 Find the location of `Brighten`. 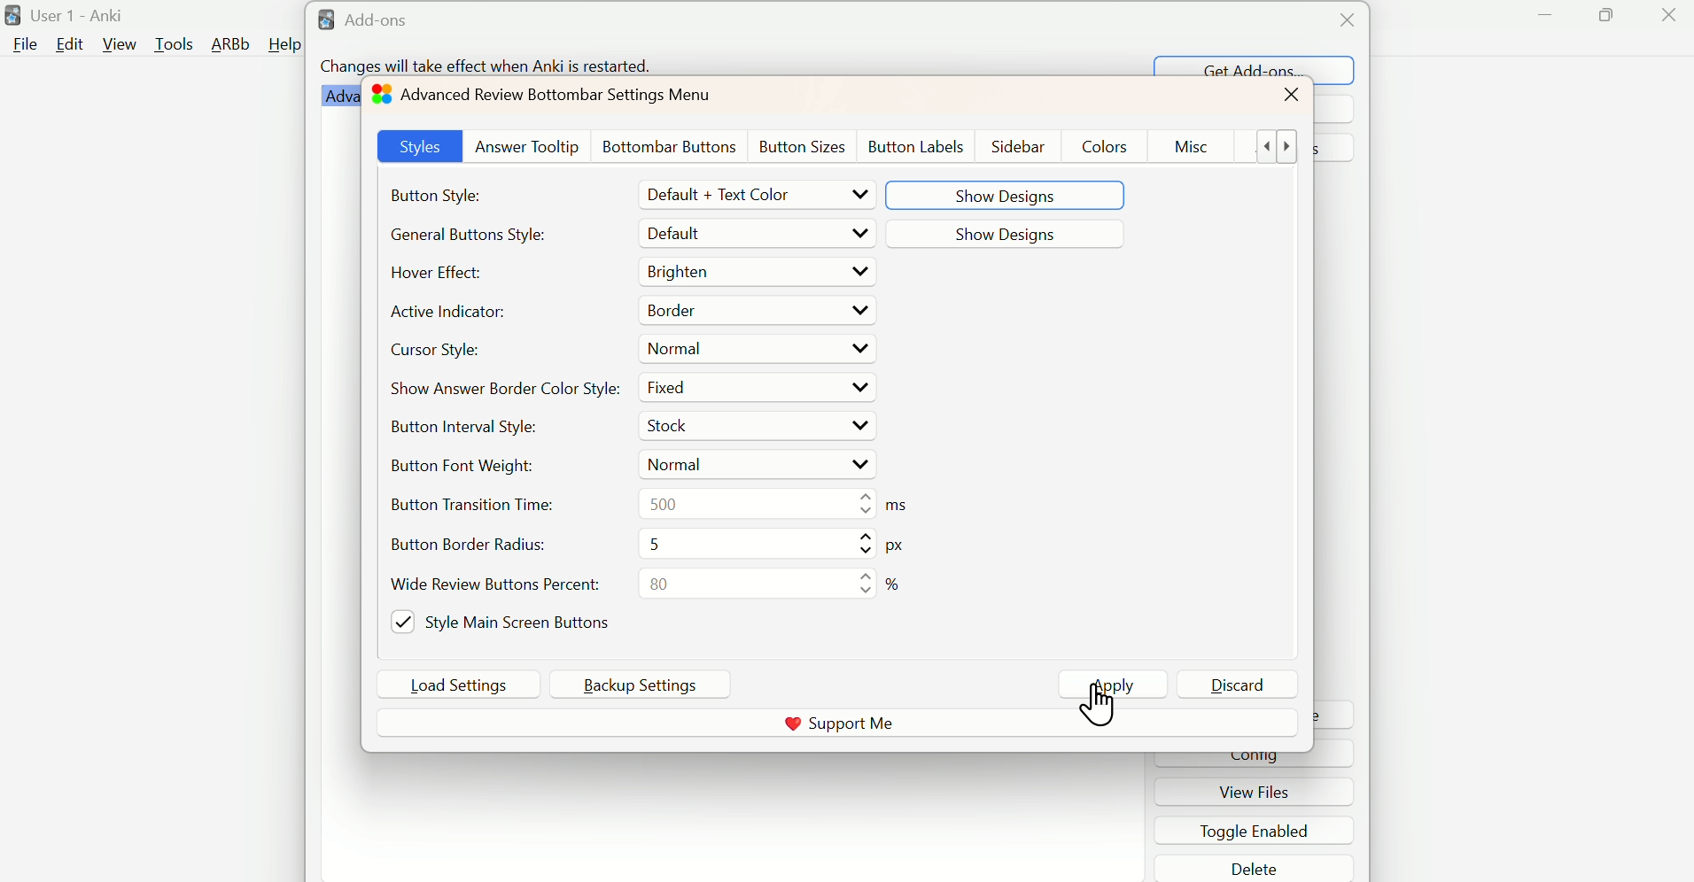

Brighten is located at coordinates (676, 272).